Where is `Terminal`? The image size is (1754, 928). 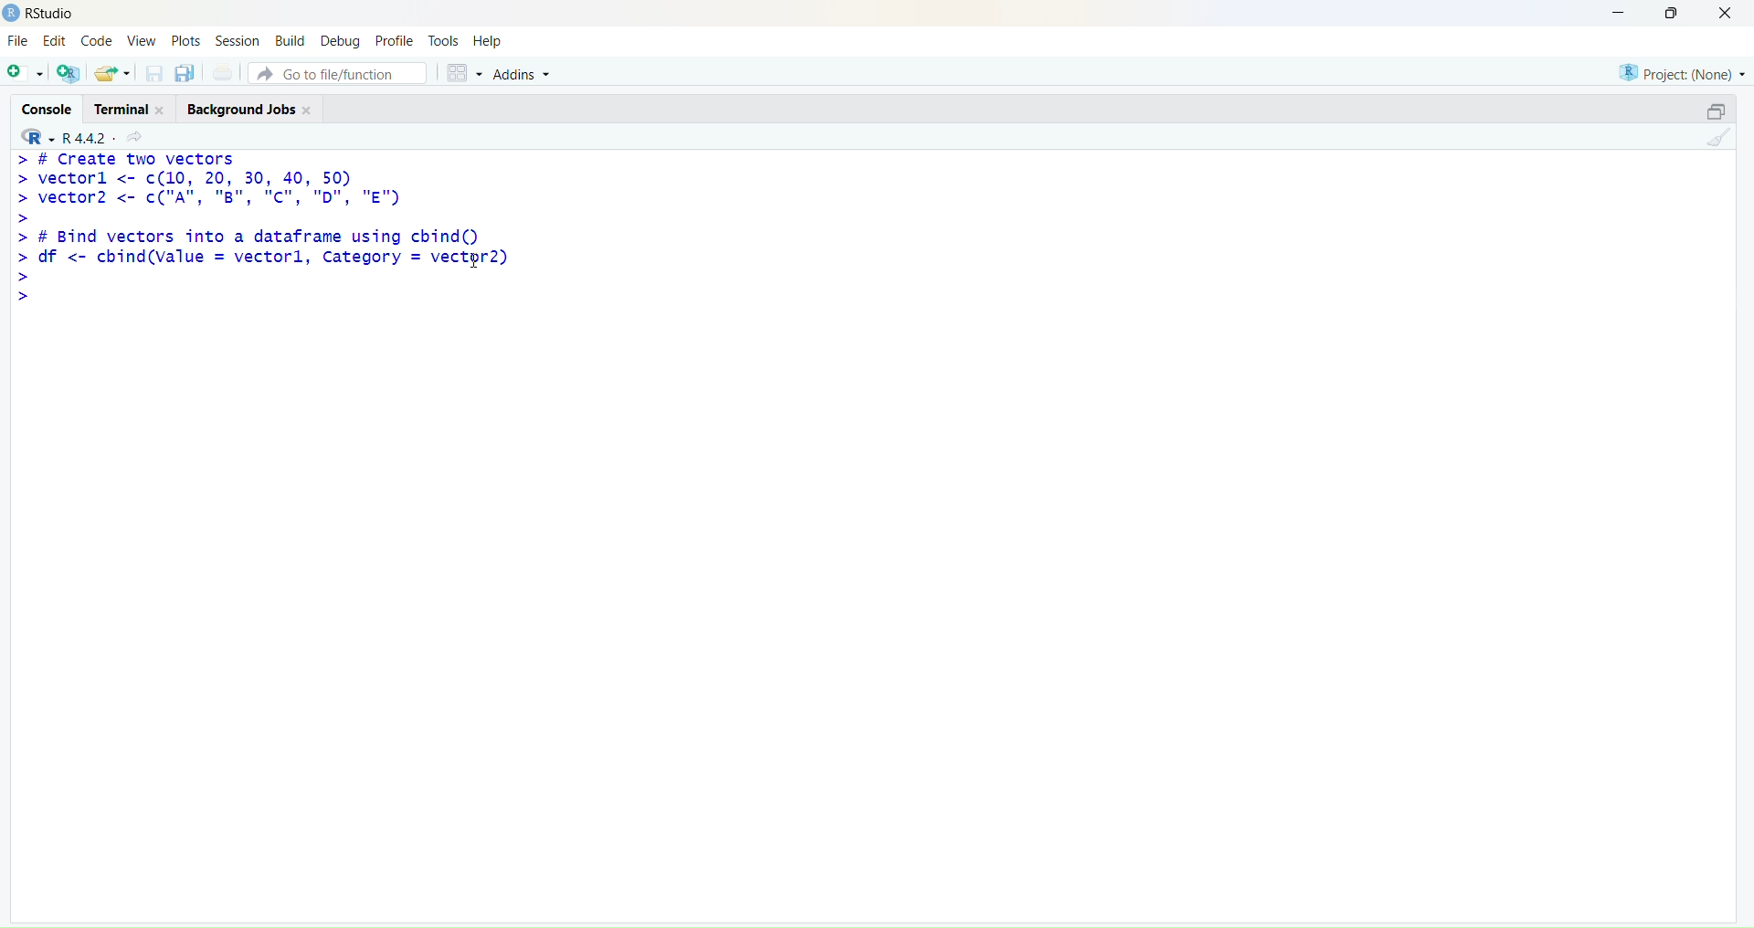
Terminal is located at coordinates (127, 109).